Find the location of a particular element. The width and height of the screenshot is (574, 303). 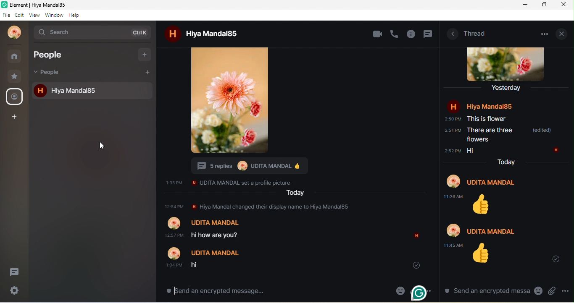

hiya mandal85 is located at coordinates (101, 90).